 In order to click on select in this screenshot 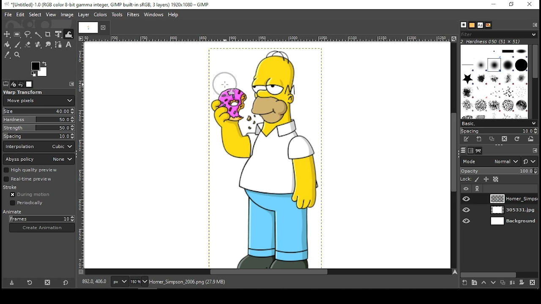, I will do `click(36, 14)`.